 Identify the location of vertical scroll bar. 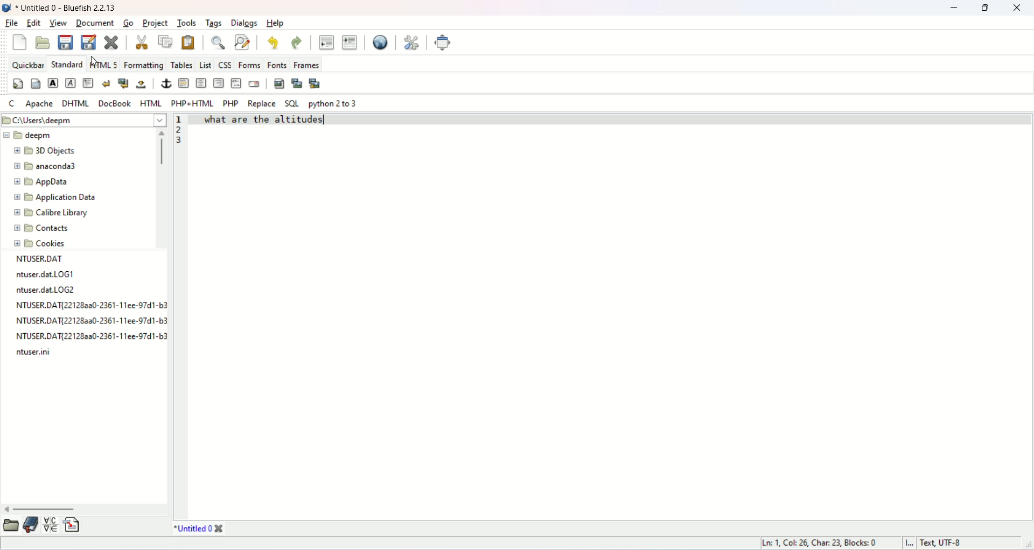
(159, 188).